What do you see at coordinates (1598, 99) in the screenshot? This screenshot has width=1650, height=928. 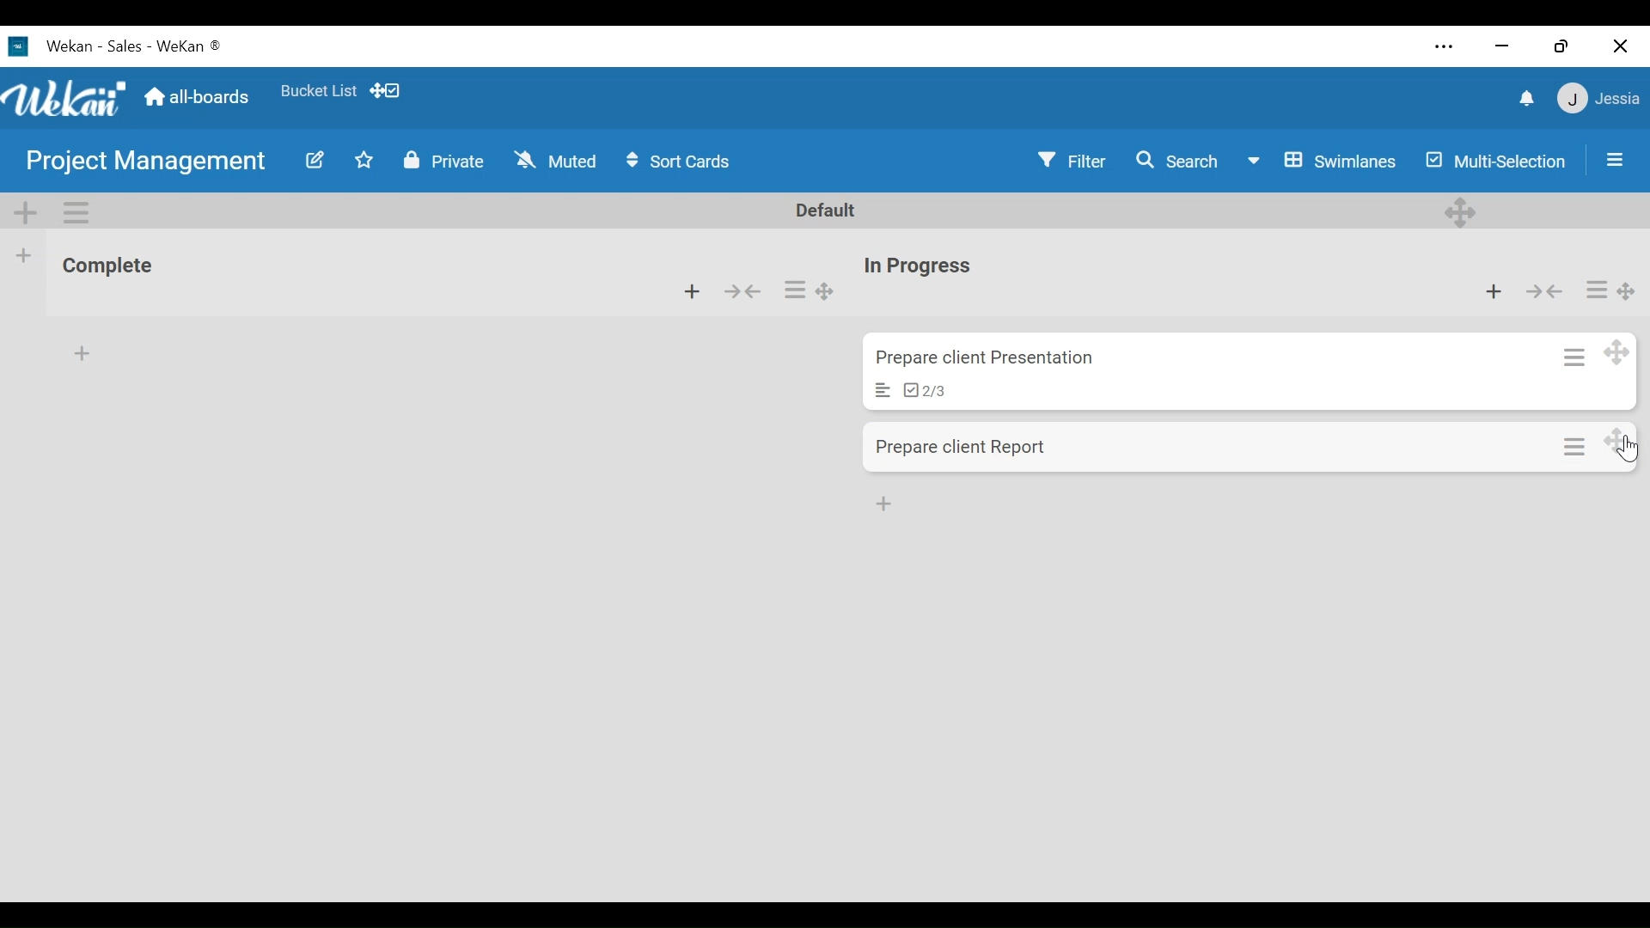 I see `jessie` at bounding box center [1598, 99].